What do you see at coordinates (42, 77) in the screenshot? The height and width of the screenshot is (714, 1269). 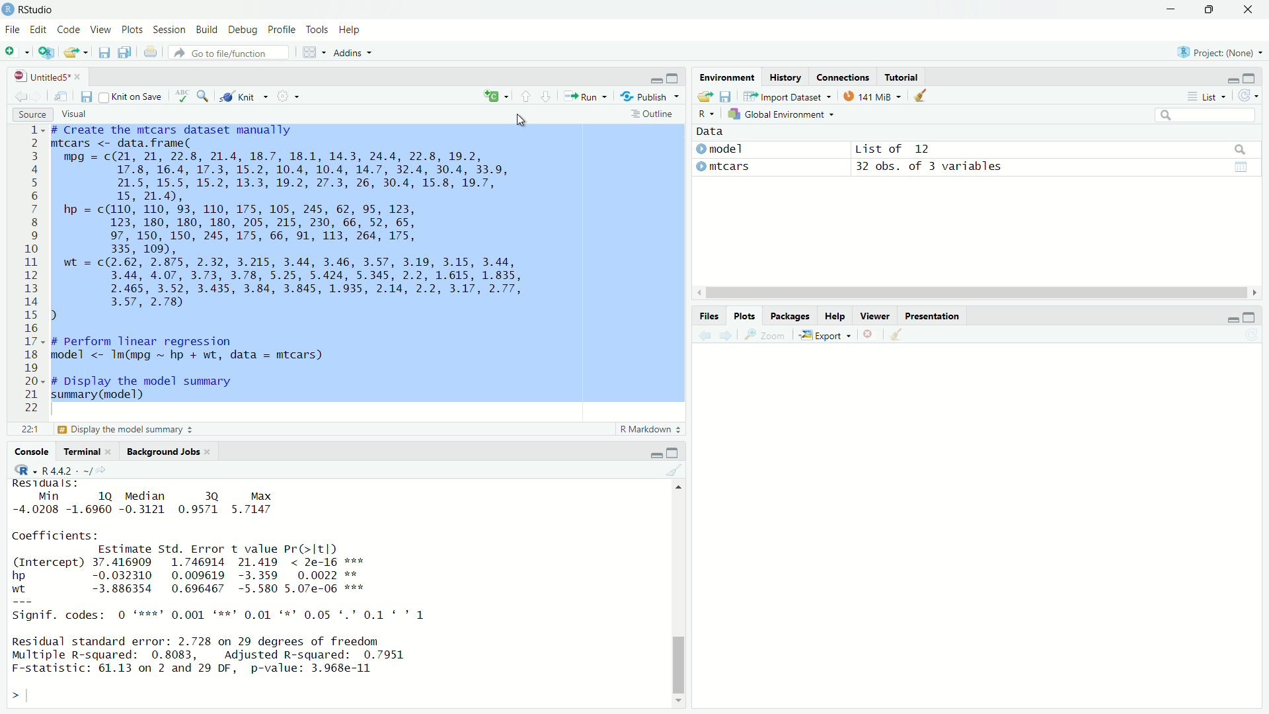 I see `Untitled5` at bounding box center [42, 77].